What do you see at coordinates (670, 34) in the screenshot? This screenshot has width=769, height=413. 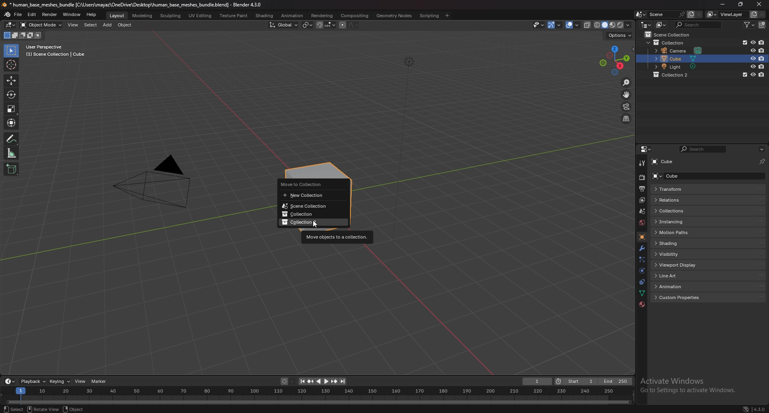 I see `scene collection` at bounding box center [670, 34].